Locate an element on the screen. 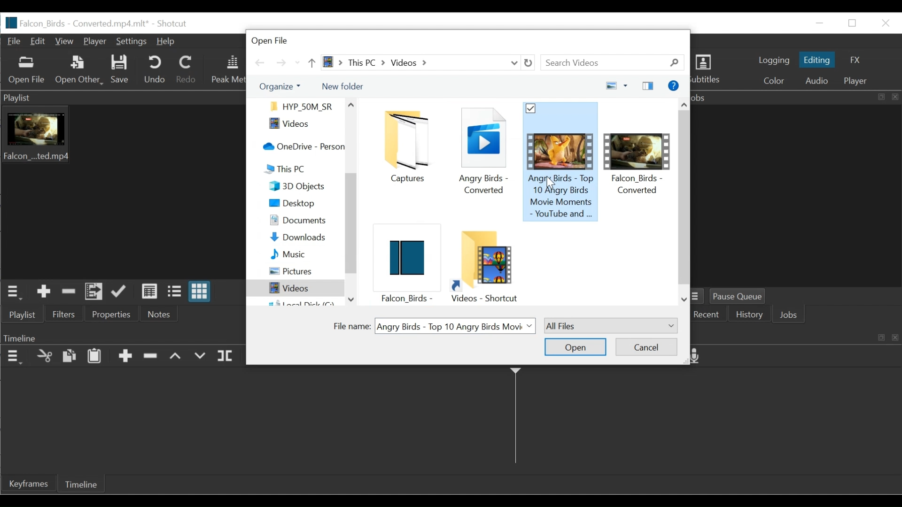 This screenshot has width=902, height=507. Desktop is located at coordinates (297, 204).